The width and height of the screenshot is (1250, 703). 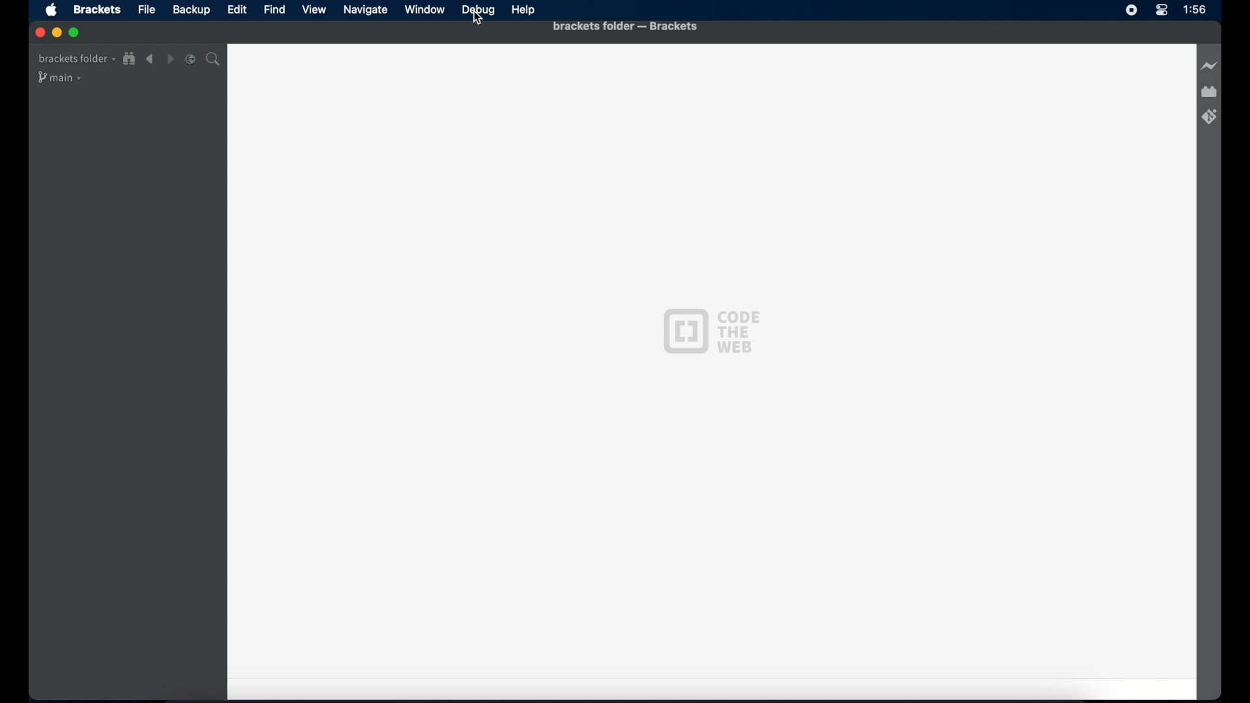 I want to click on brackets, so click(x=98, y=9).